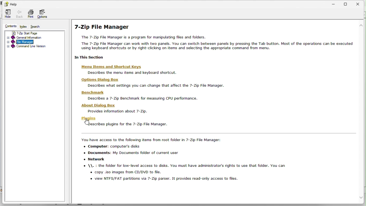  What do you see at coordinates (361, 3) in the screenshot?
I see `Close` at bounding box center [361, 3].